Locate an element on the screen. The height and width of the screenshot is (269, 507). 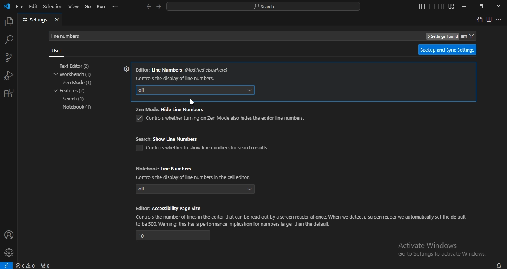
settings is located at coordinates (125, 70).